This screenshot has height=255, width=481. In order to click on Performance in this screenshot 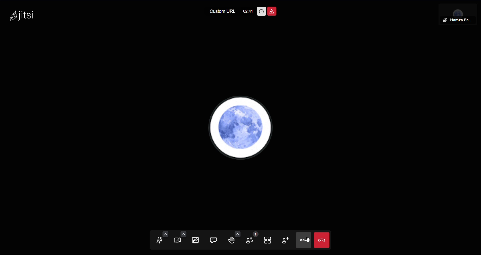, I will do `click(261, 11)`.